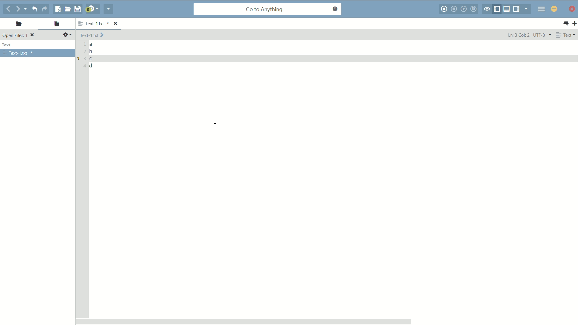 The image size is (578, 325). I want to click on all tabs, so click(566, 23).